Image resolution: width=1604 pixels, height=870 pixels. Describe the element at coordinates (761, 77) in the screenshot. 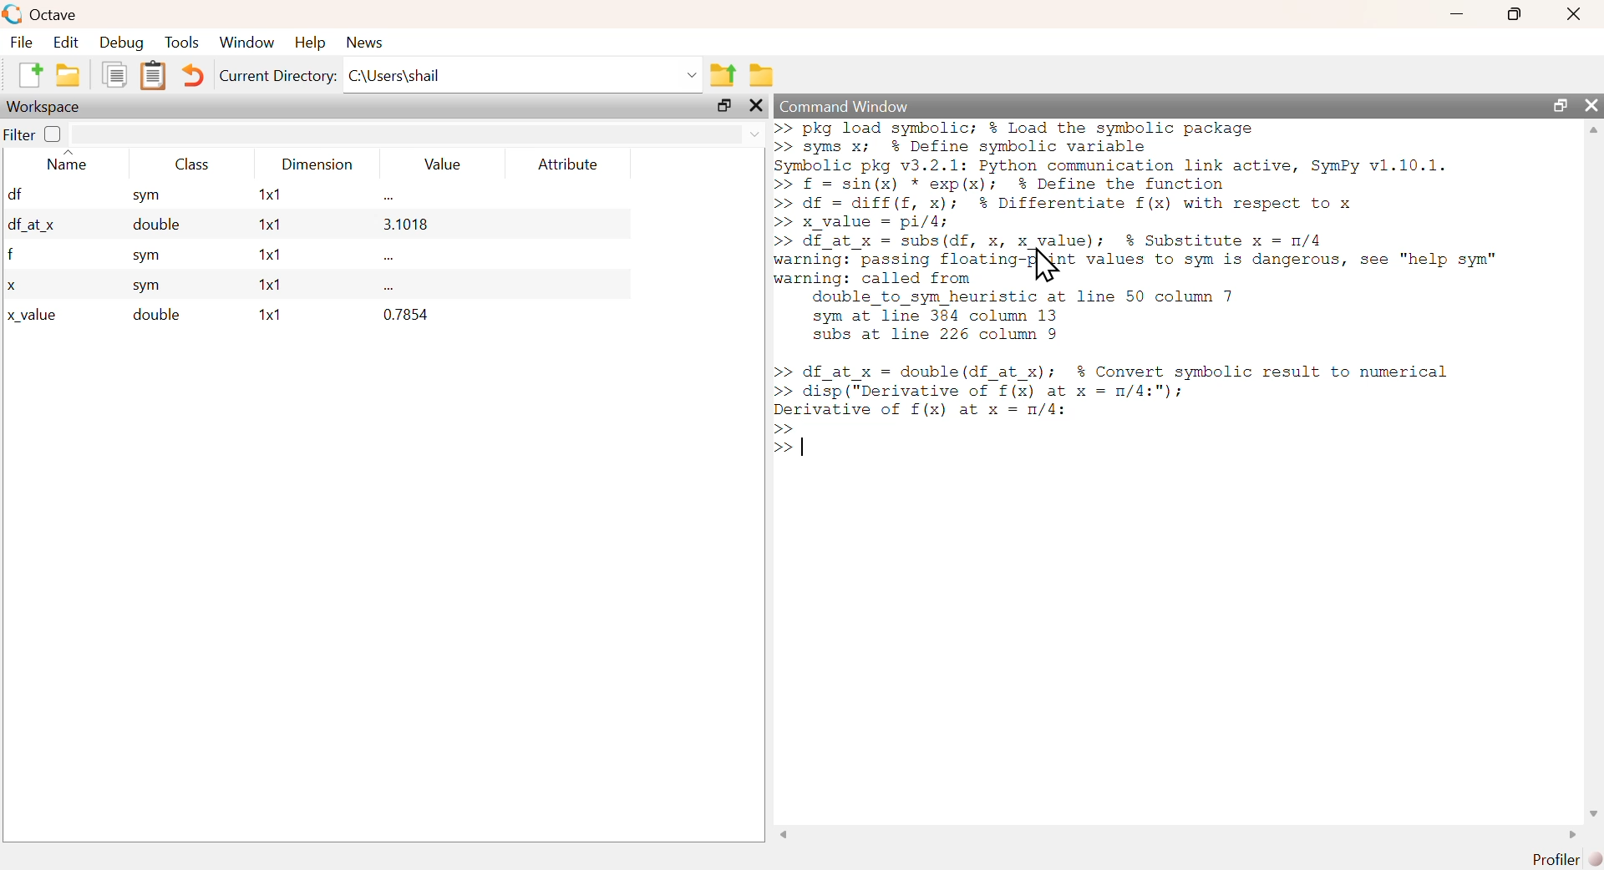

I see `Browse directories` at that location.